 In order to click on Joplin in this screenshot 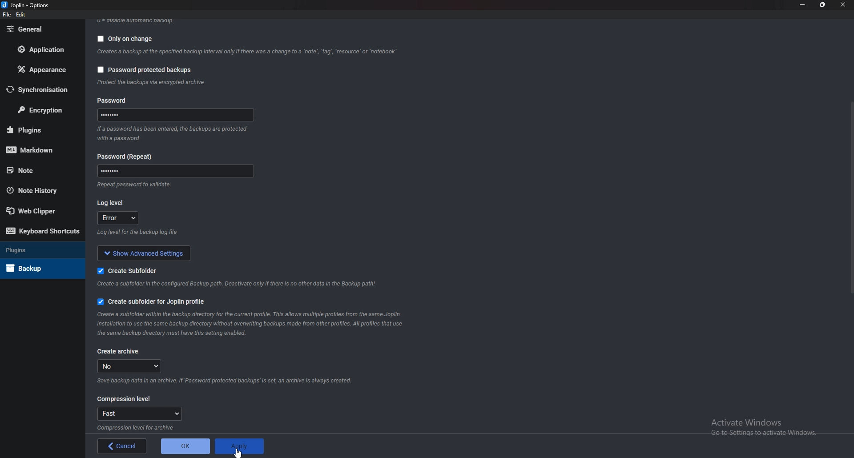, I will do `click(26, 5)`.